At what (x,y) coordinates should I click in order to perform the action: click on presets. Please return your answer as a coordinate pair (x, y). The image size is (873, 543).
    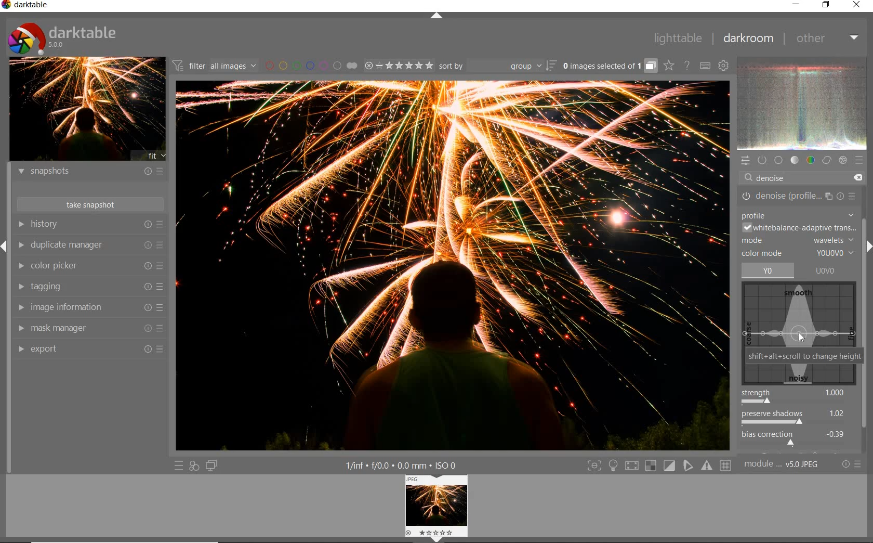
    Looking at the image, I should click on (860, 161).